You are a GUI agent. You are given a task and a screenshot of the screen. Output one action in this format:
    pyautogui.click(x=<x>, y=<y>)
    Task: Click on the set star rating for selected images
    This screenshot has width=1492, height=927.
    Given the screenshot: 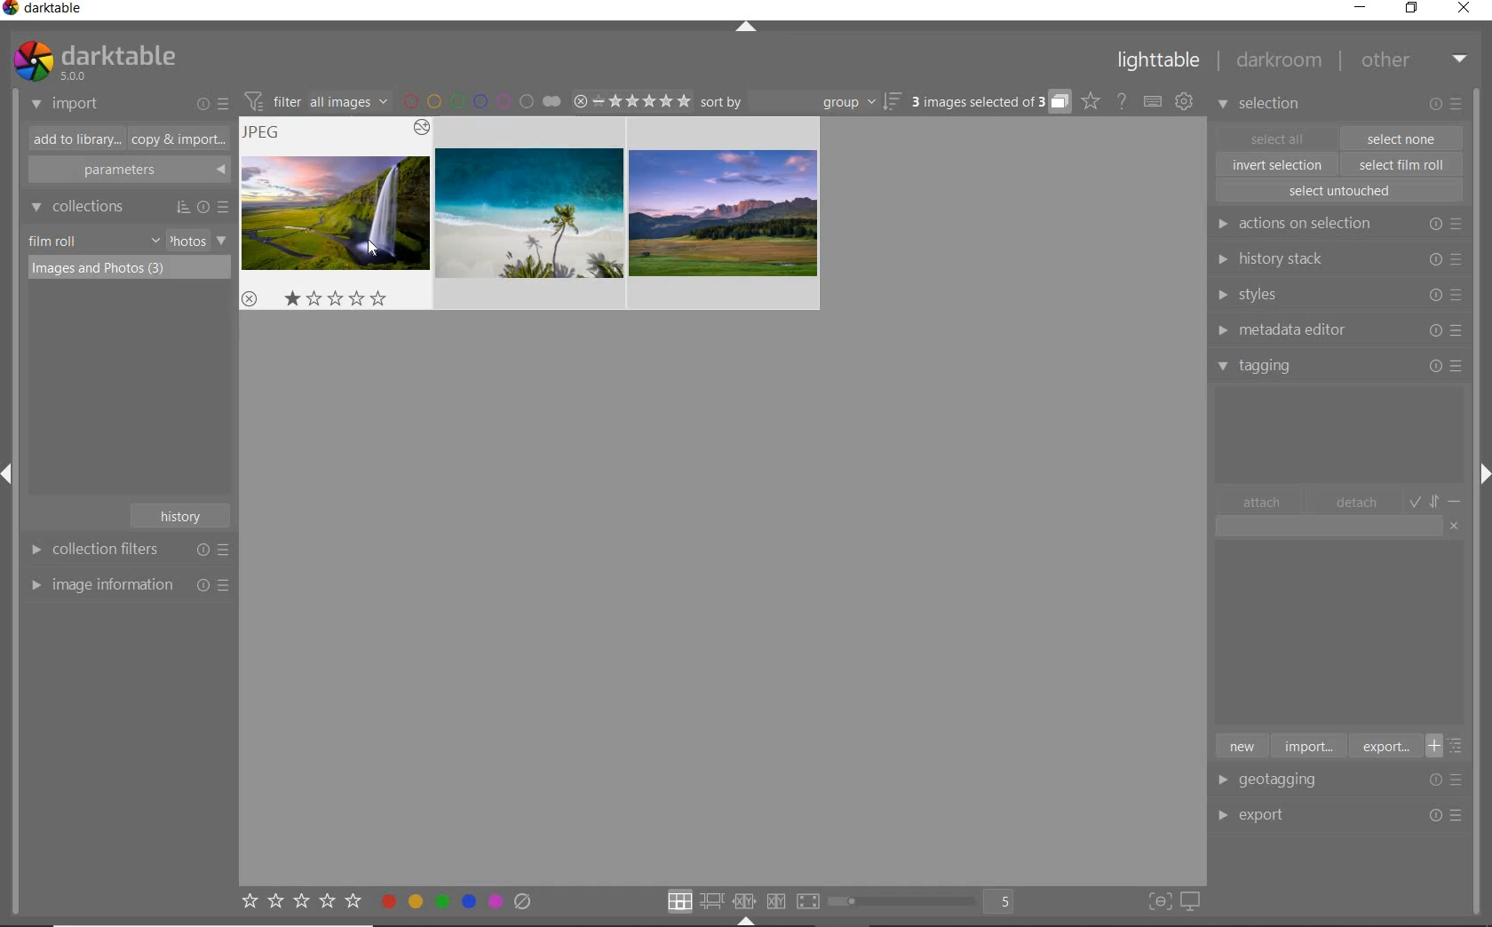 What is the action you would take?
    pyautogui.click(x=300, y=904)
    